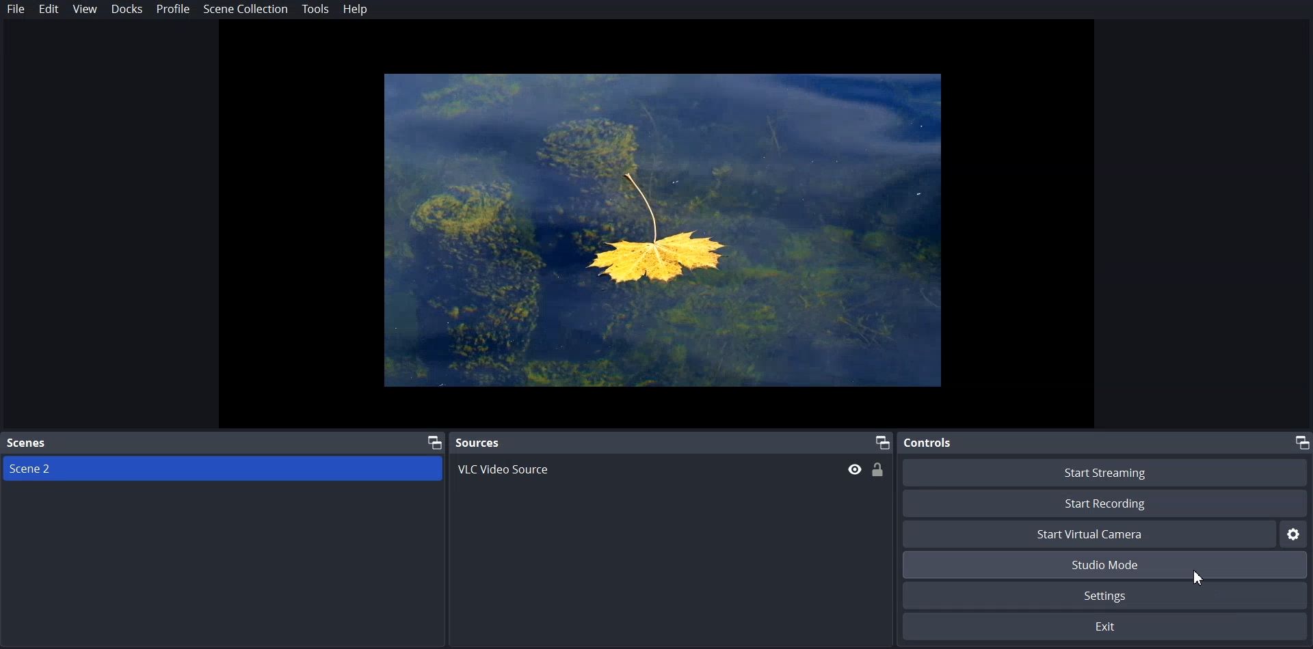 The image size is (1313, 649). I want to click on Start Recording, so click(1105, 503).